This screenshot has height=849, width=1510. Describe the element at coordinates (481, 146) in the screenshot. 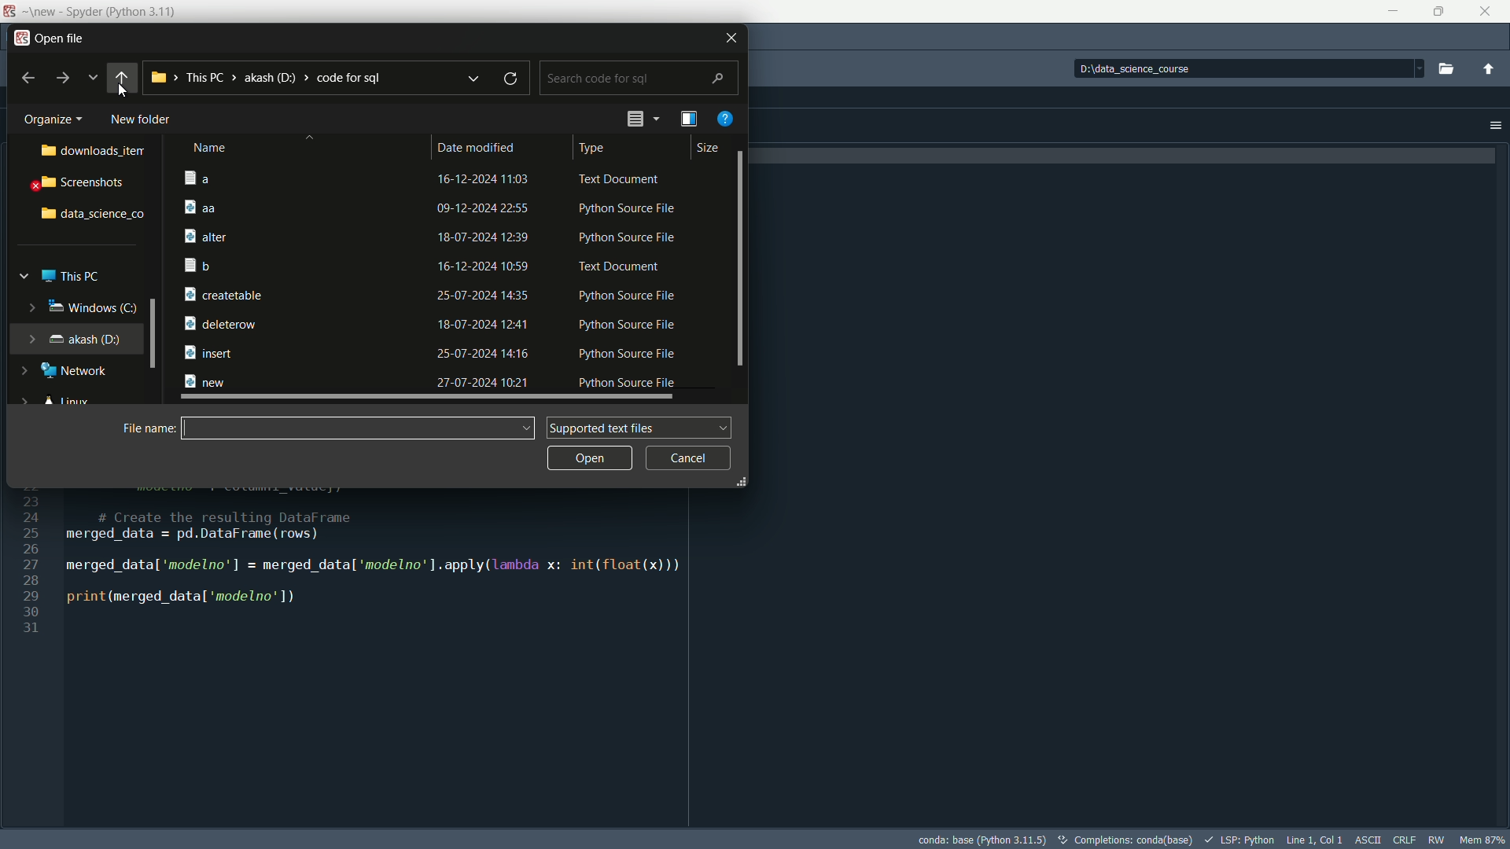

I see `date modified` at that location.